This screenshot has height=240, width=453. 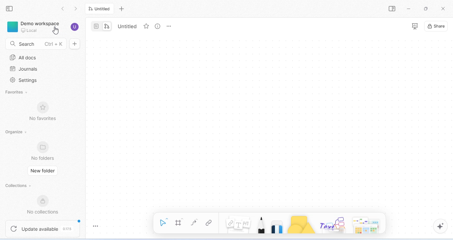 What do you see at coordinates (122, 9) in the screenshot?
I see `add new tab` at bounding box center [122, 9].